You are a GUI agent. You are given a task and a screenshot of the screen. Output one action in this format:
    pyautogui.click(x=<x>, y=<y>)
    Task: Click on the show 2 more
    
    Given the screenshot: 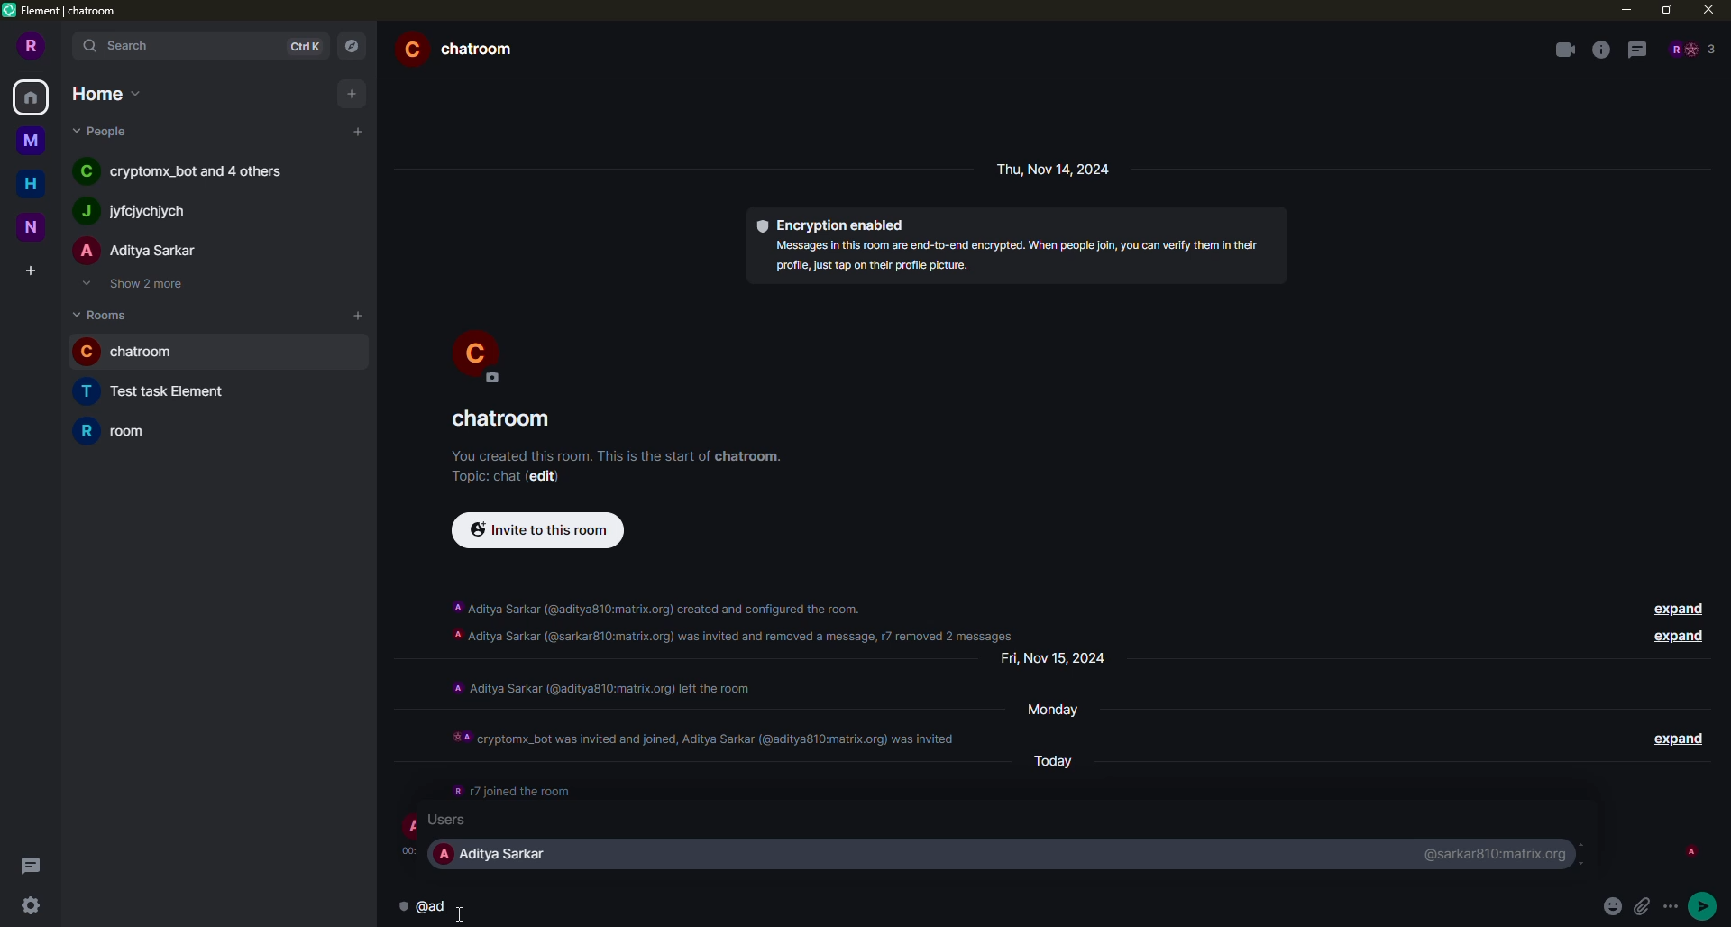 What is the action you would take?
    pyautogui.click(x=141, y=285)
    